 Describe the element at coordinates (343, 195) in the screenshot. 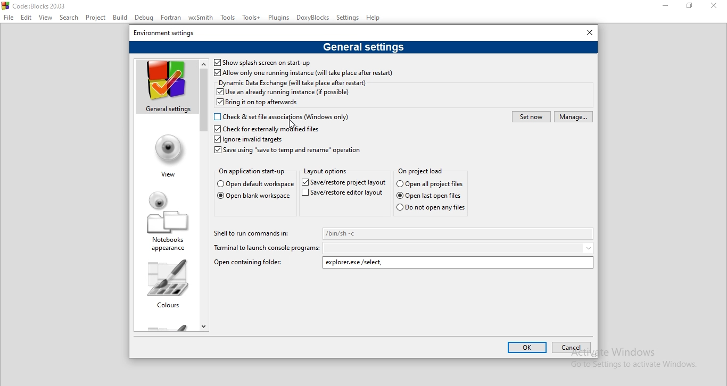

I see `Save/restore editor layout` at that location.